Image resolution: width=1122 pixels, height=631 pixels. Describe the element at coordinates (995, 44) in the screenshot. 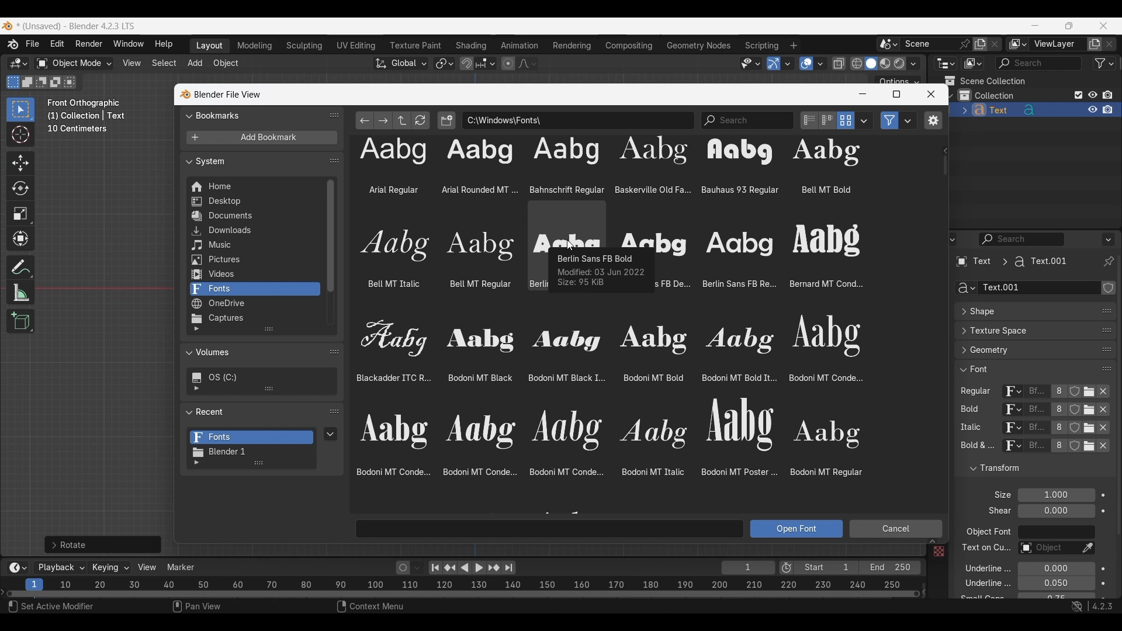

I see `Delete scene` at that location.